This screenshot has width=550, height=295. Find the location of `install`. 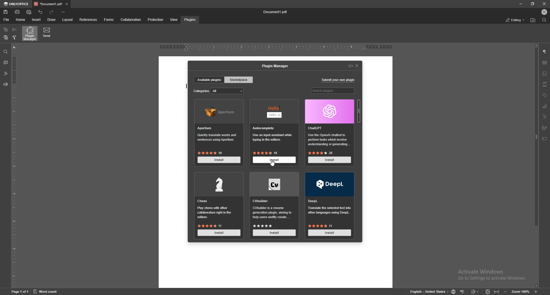

install is located at coordinates (219, 233).